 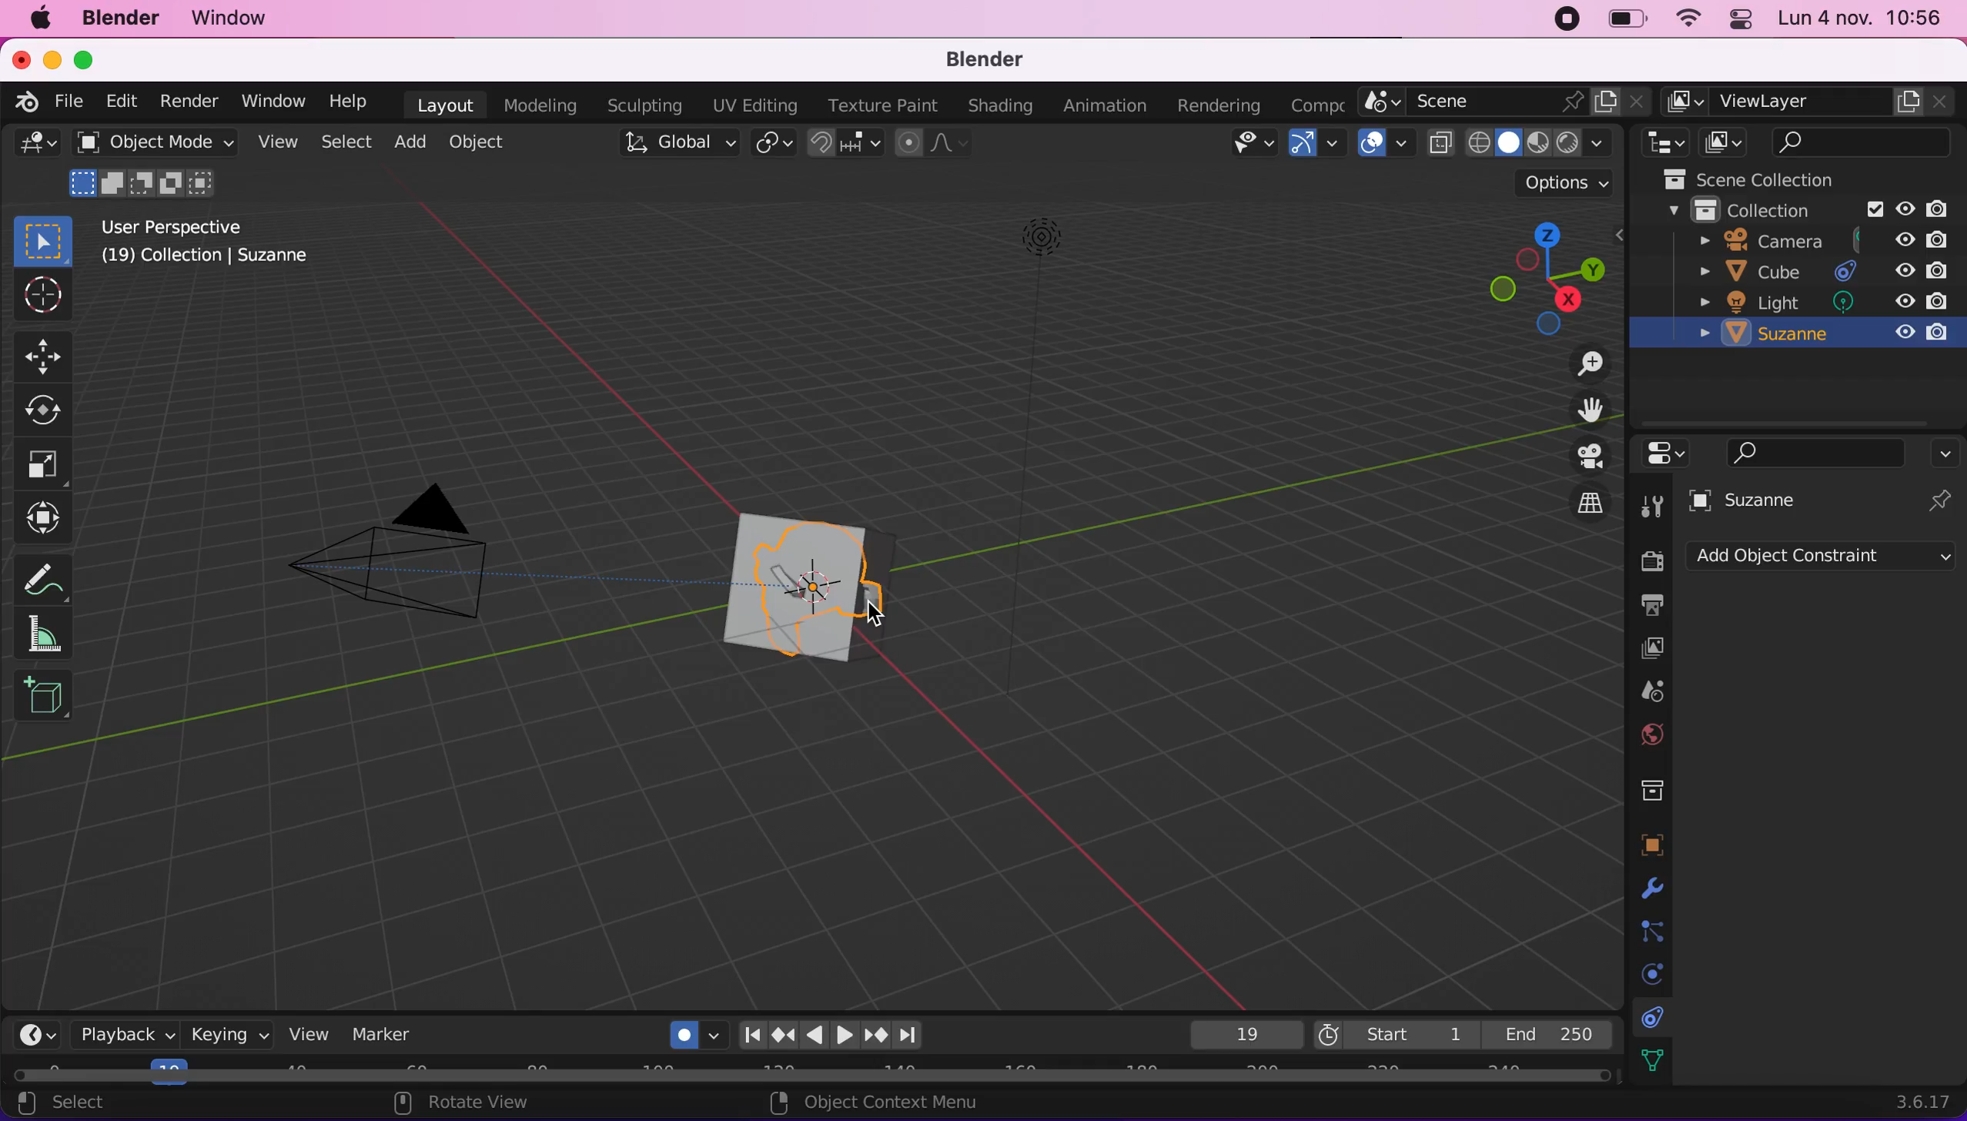 I want to click on physics, so click(x=1647, y=972).